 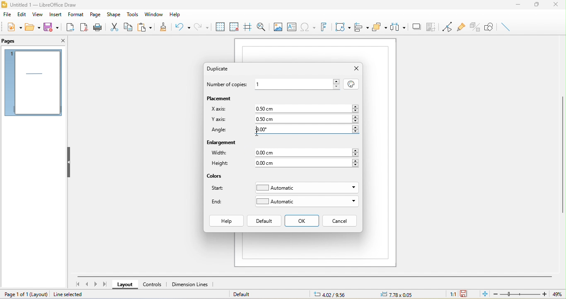 What do you see at coordinates (489, 27) in the screenshot?
I see `show draw function` at bounding box center [489, 27].